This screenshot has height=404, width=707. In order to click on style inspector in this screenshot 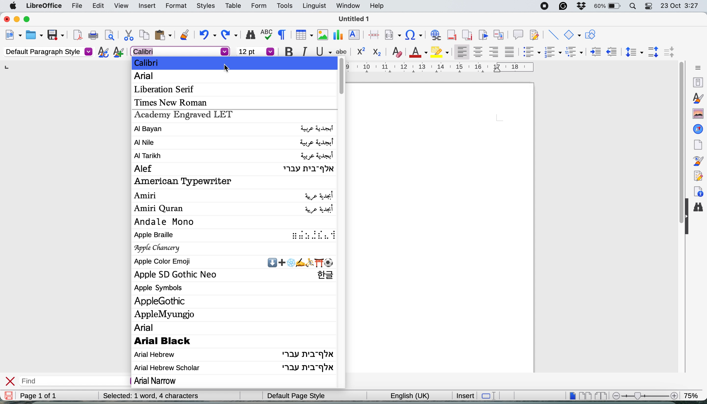, I will do `click(700, 161)`.